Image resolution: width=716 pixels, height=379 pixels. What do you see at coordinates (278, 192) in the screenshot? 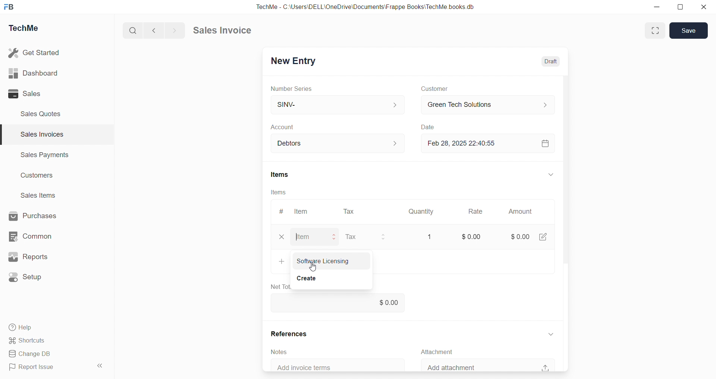
I see `Items` at bounding box center [278, 192].